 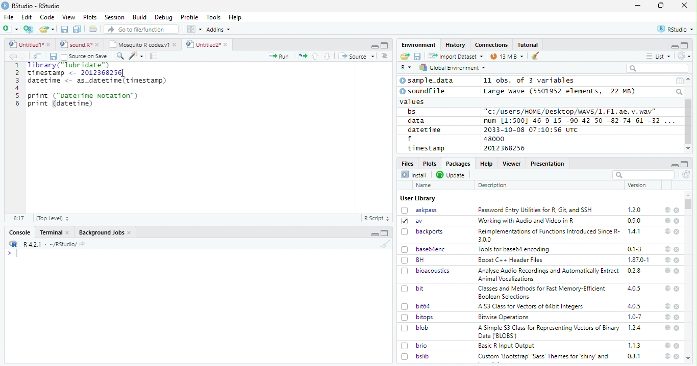 What do you see at coordinates (218, 30) in the screenshot?
I see `Addins` at bounding box center [218, 30].